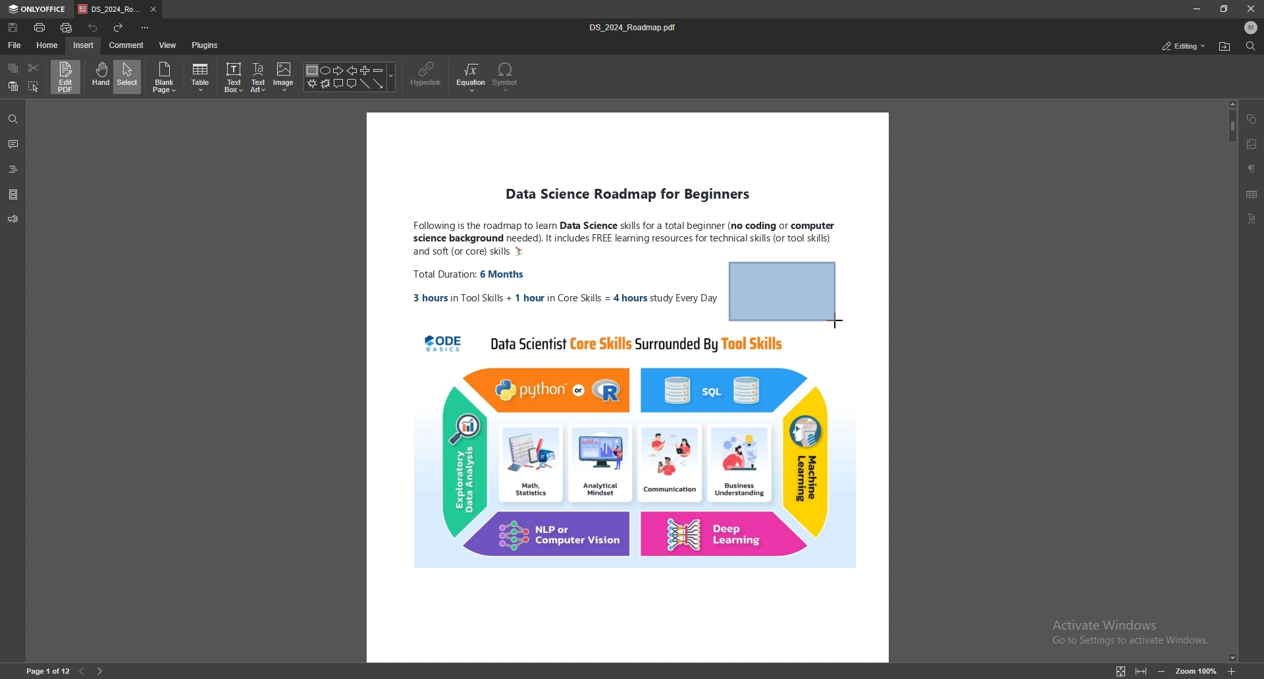  What do you see at coordinates (1196, 9) in the screenshot?
I see `minimize` at bounding box center [1196, 9].